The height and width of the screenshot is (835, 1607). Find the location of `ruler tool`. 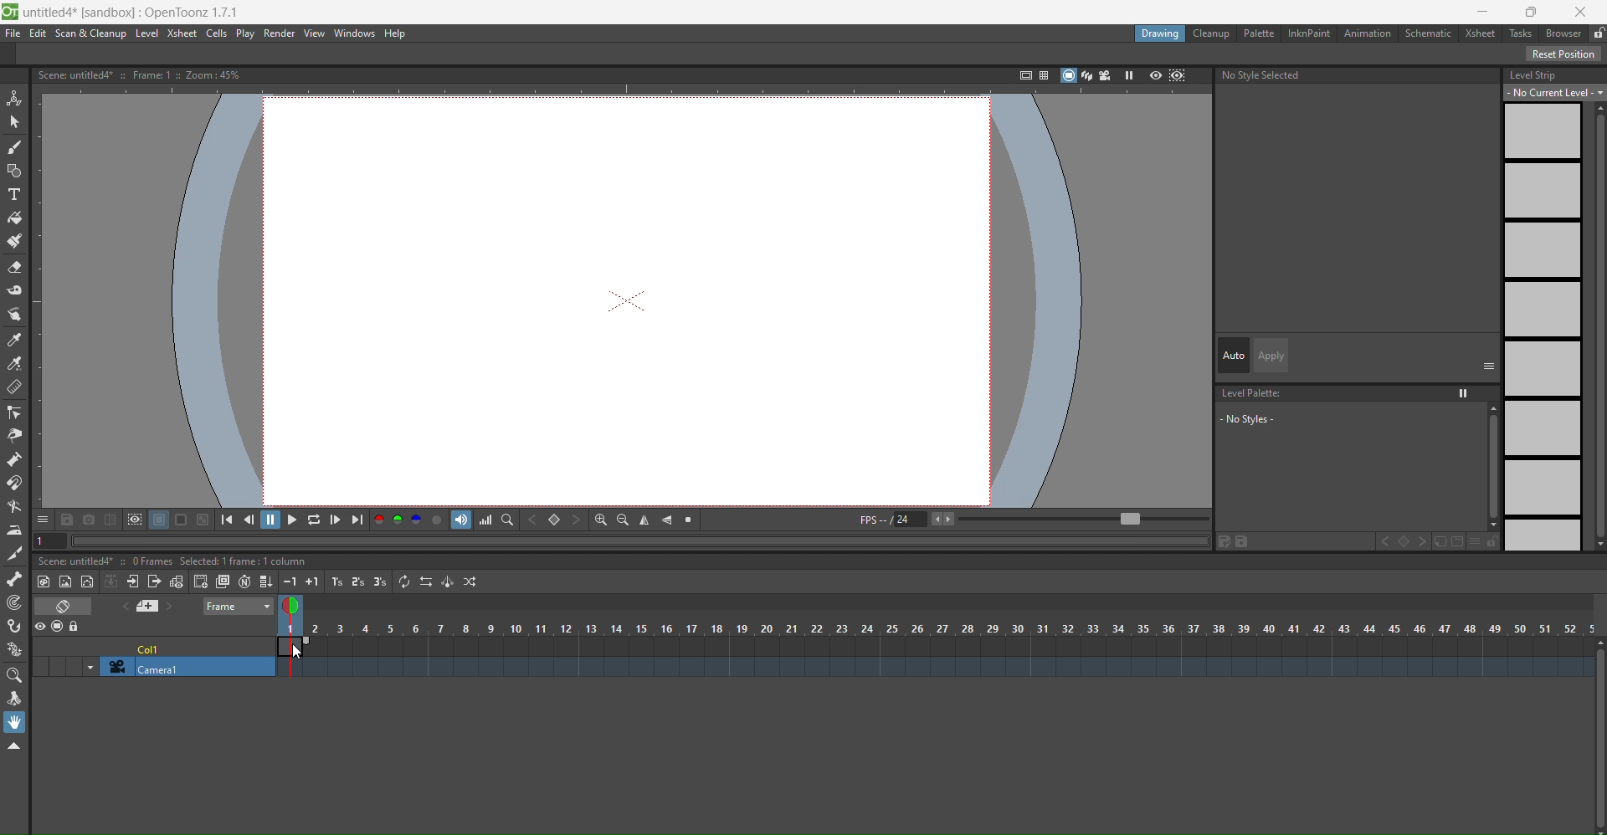

ruler tool is located at coordinates (14, 387).